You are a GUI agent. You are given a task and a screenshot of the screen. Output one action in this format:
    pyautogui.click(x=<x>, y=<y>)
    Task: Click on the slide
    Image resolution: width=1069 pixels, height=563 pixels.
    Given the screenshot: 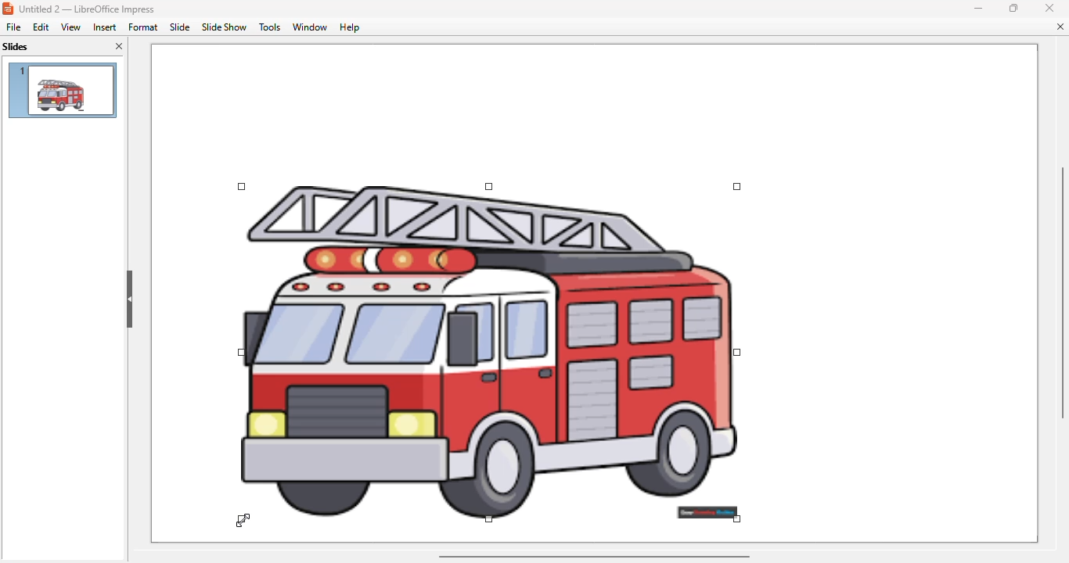 What is the action you would take?
    pyautogui.click(x=181, y=27)
    